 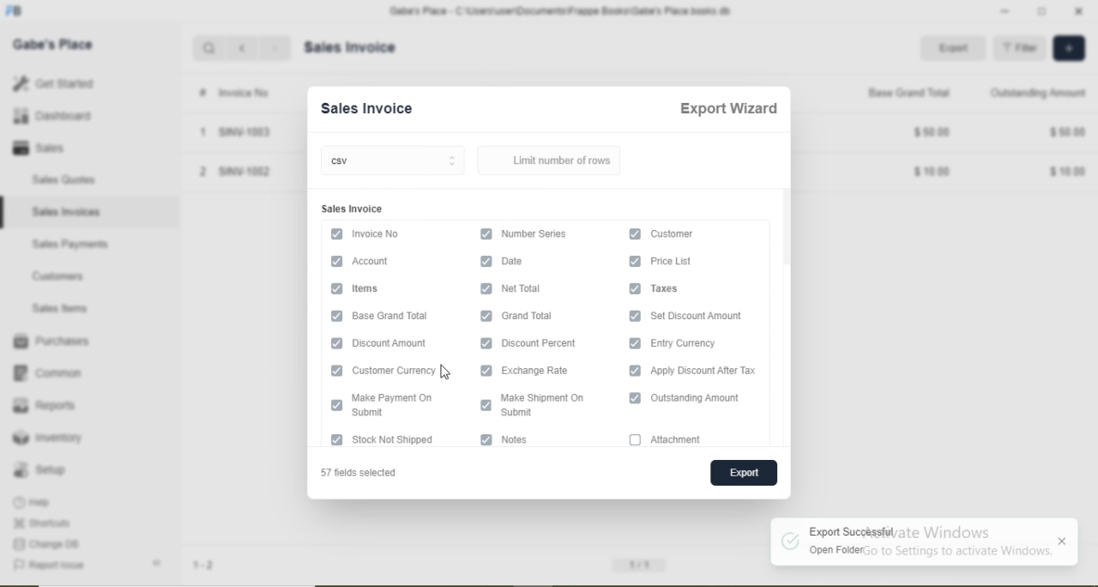 What do you see at coordinates (932, 130) in the screenshot?
I see `$5000` at bounding box center [932, 130].